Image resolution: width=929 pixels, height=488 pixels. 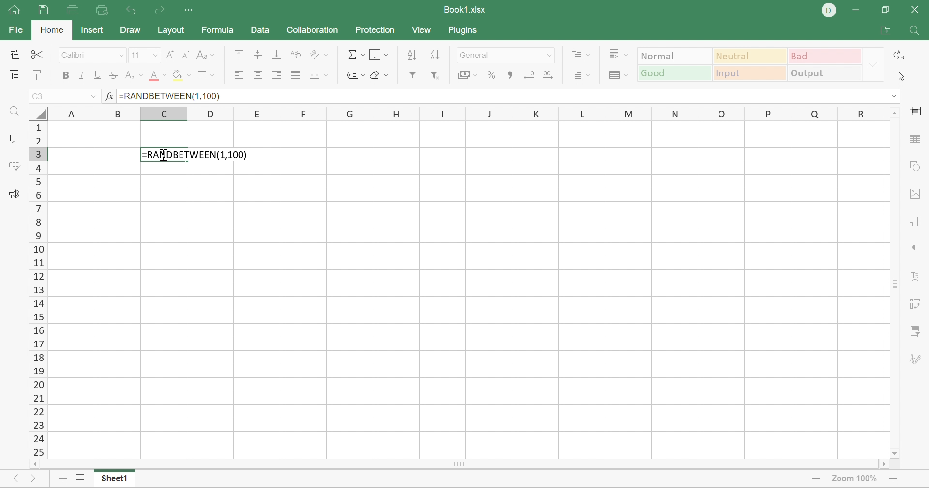 I want to click on Decrease3 decimal, so click(x=530, y=74).